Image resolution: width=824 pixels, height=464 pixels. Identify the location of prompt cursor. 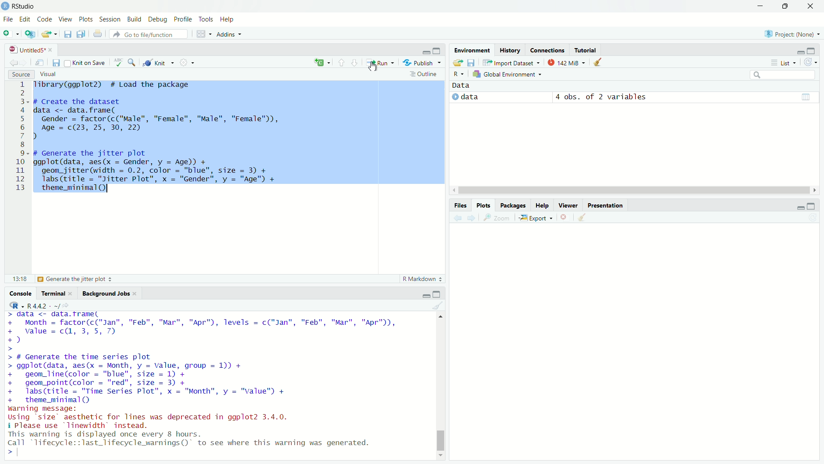
(7, 455).